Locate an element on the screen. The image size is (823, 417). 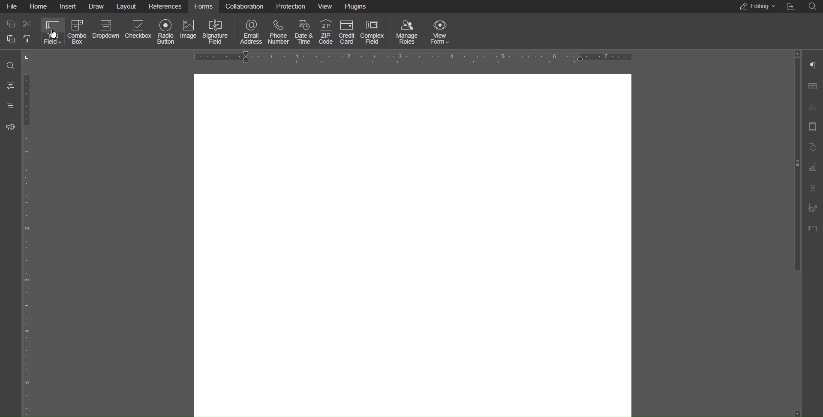
Draw is located at coordinates (96, 7).